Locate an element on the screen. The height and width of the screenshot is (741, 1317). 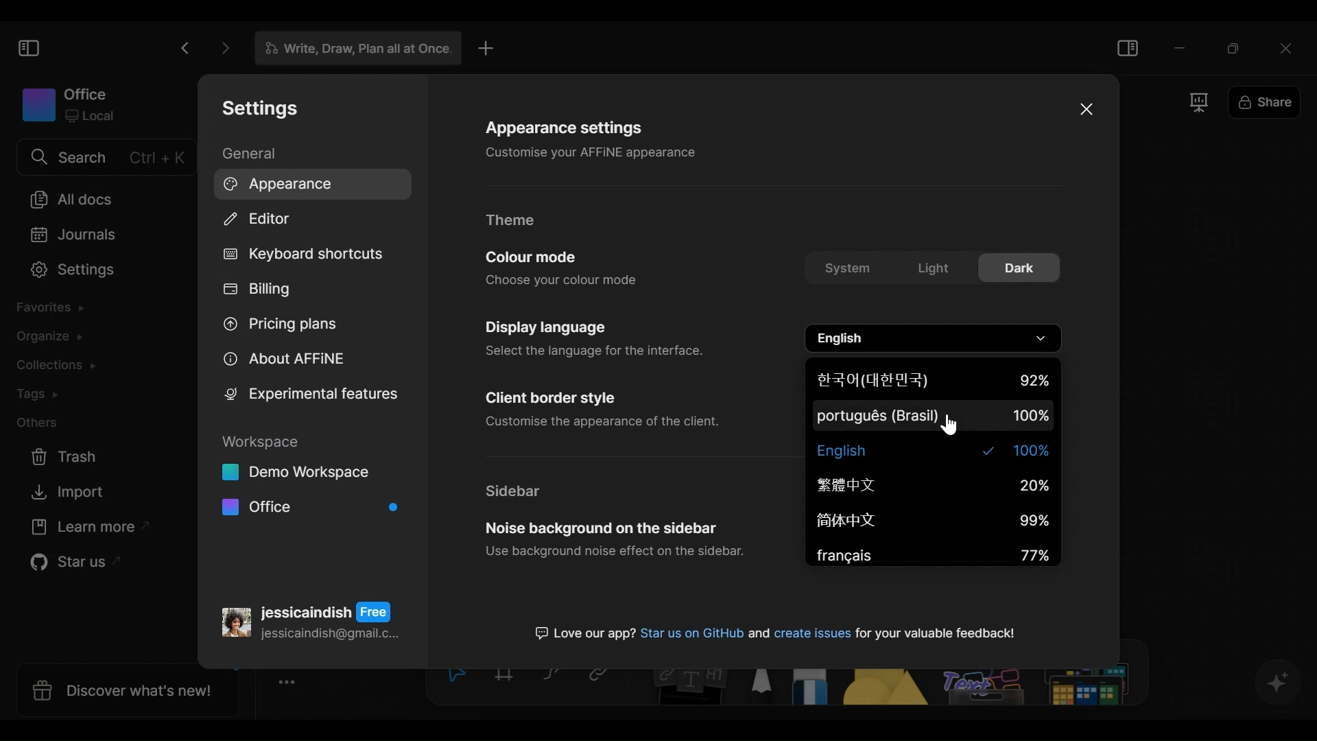
Sidebar is located at coordinates (517, 491).